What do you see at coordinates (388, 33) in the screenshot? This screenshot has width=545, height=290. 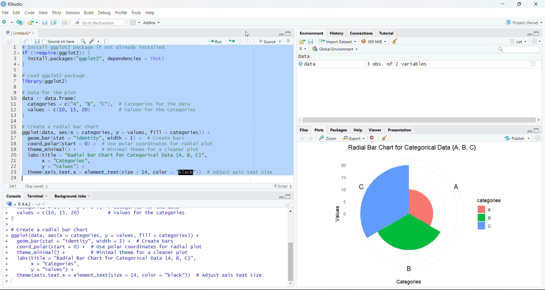 I see `Tutorial` at bounding box center [388, 33].